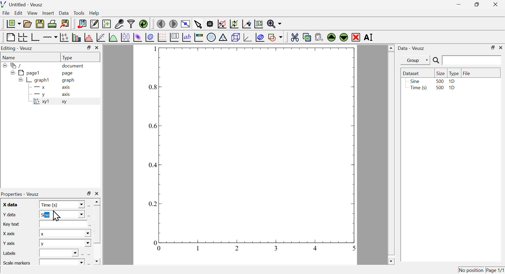  Describe the element at coordinates (343, 37) in the screenshot. I see `move the selected widget down` at that location.